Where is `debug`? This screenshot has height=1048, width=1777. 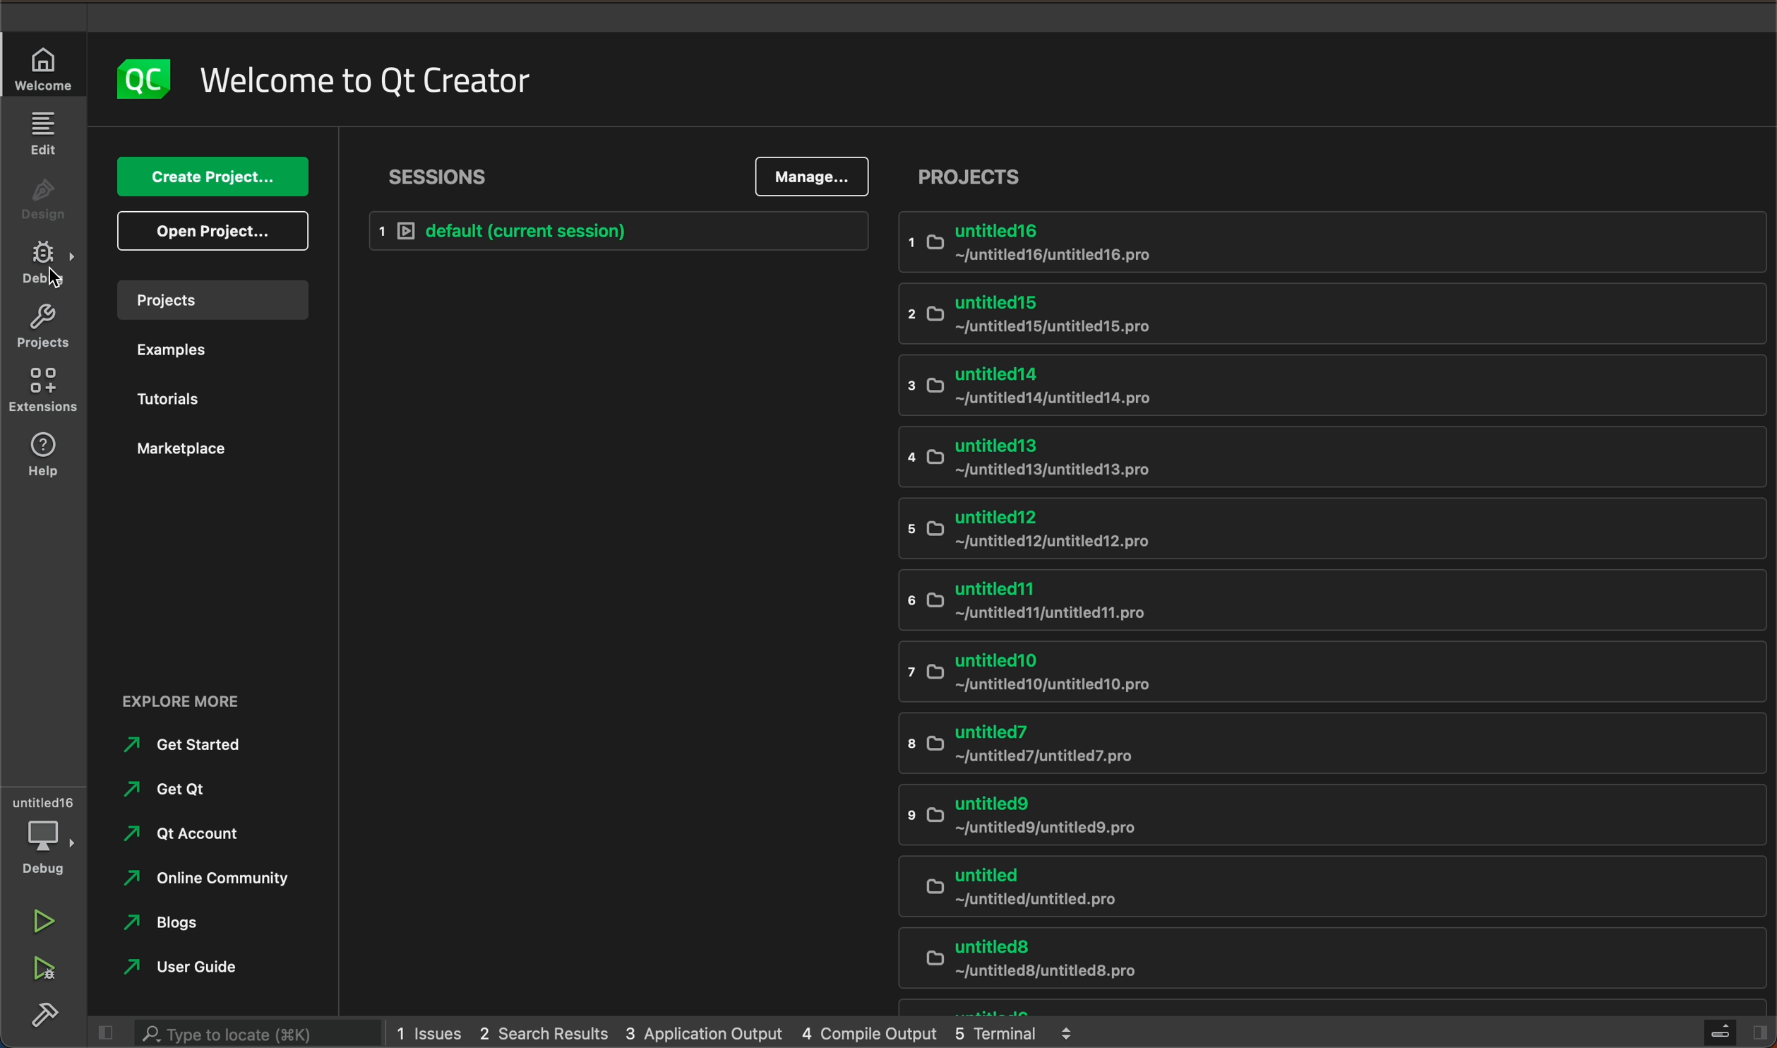 debug is located at coordinates (46, 834).